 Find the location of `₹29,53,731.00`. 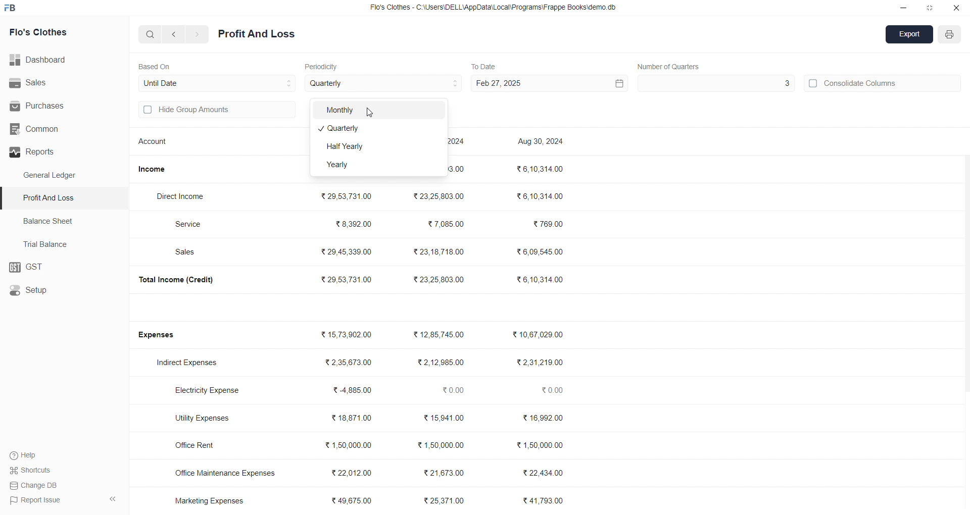

₹29,53,731.00 is located at coordinates (345, 194).